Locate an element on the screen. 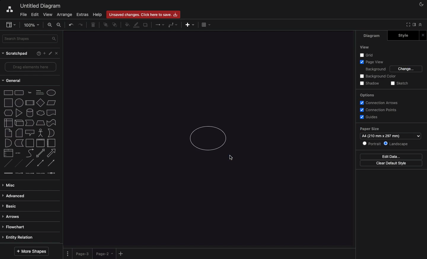 The width and height of the screenshot is (427, 259). Fill  is located at coordinates (127, 24).